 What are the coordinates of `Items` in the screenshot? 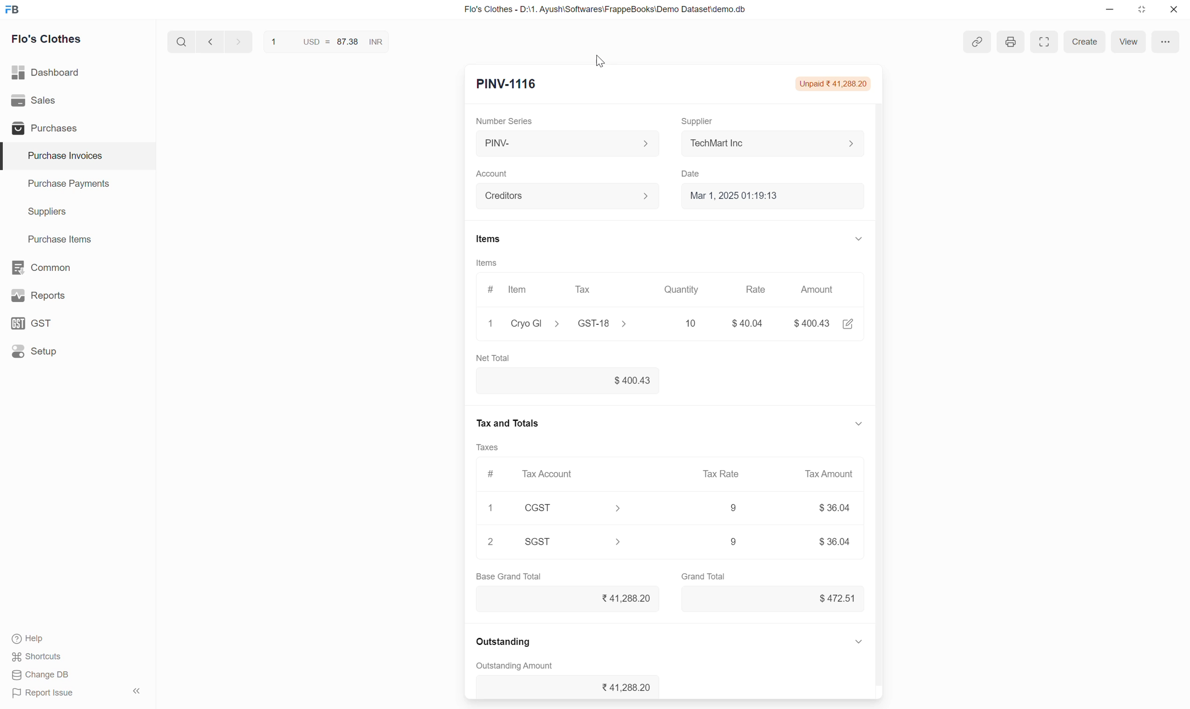 It's located at (487, 263).